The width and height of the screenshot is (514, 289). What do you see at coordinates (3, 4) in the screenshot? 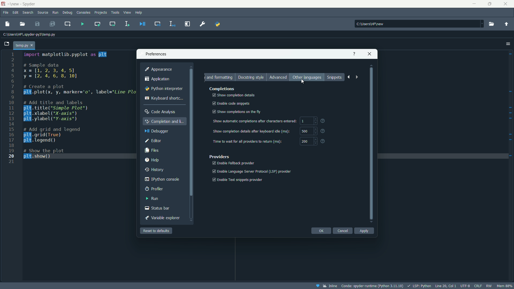
I see `app icon` at bounding box center [3, 4].